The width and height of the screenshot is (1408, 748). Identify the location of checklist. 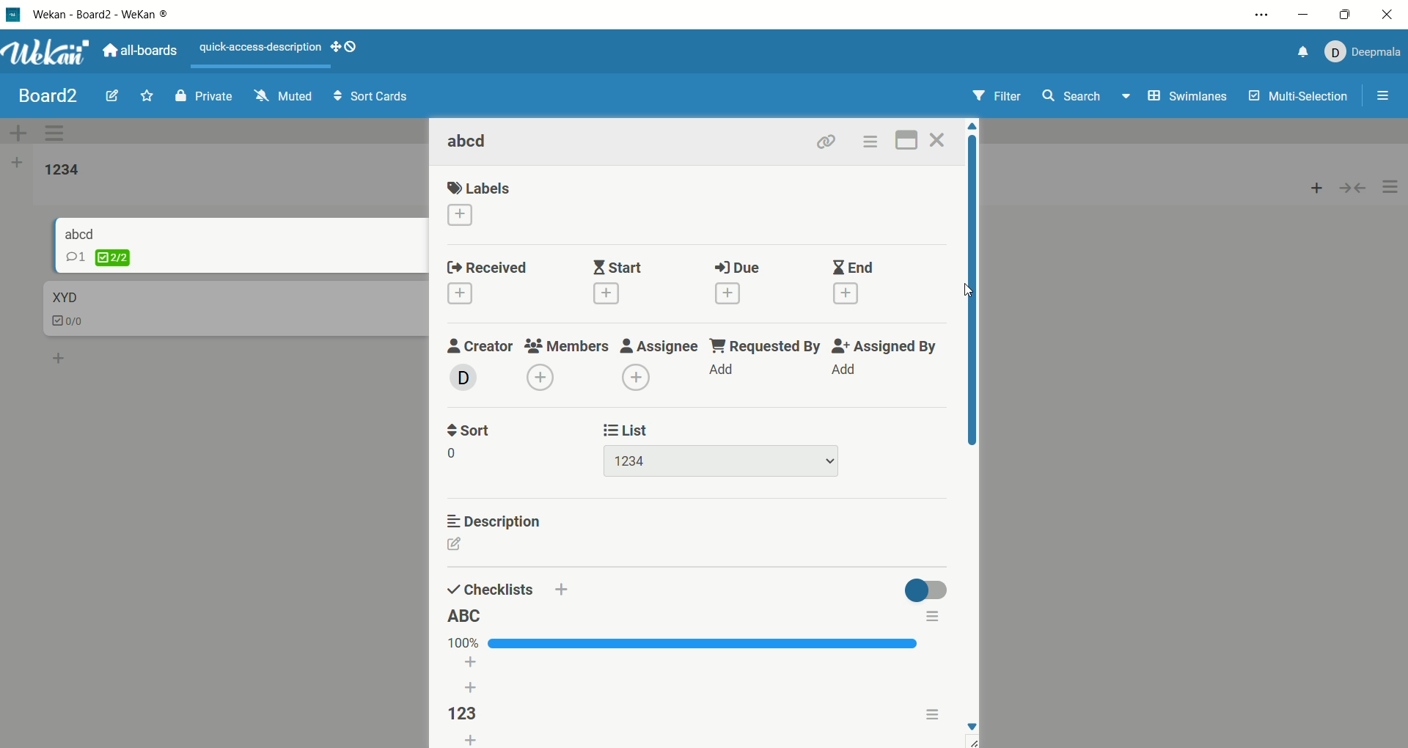
(491, 589).